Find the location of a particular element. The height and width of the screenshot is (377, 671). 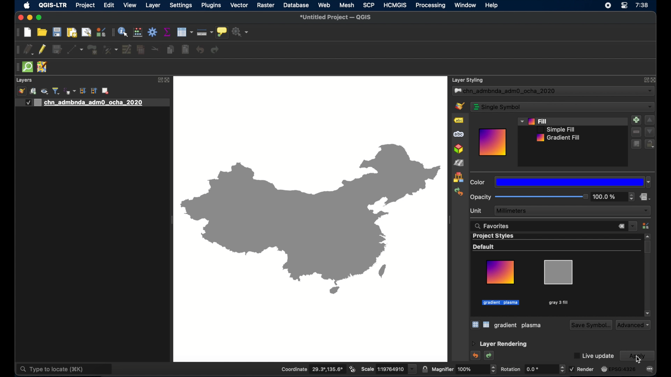

SCP is located at coordinates (369, 5).